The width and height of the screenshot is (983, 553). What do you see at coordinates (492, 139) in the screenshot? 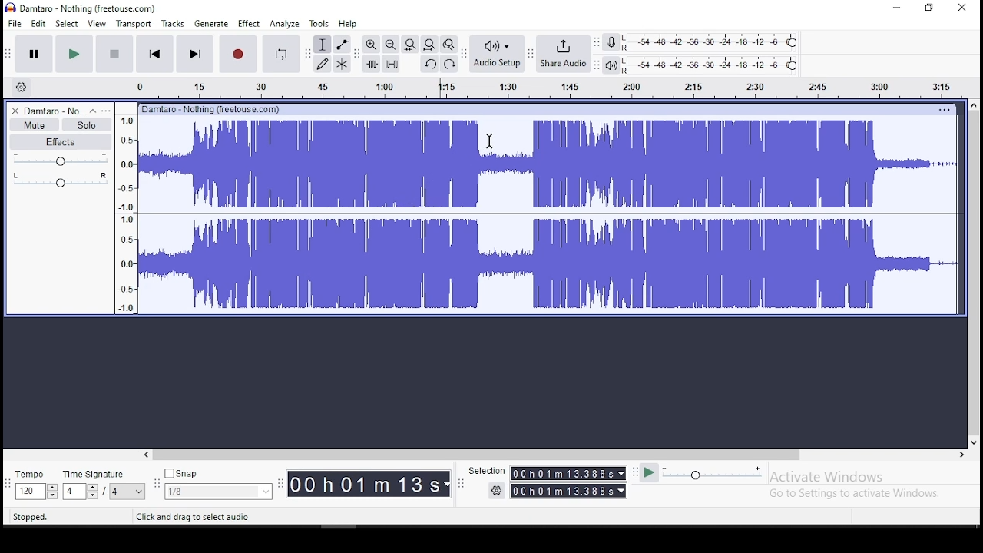
I see `cursor` at bounding box center [492, 139].